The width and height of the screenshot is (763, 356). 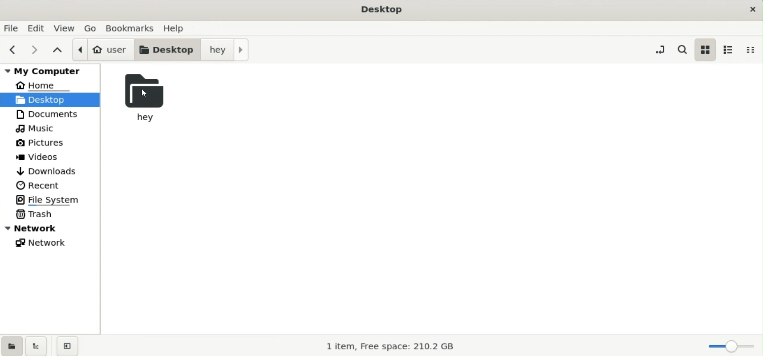 What do you see at coordinates (131, 27) in the screenshot?
I see `bookmarks` at bounding box center [131, 27].